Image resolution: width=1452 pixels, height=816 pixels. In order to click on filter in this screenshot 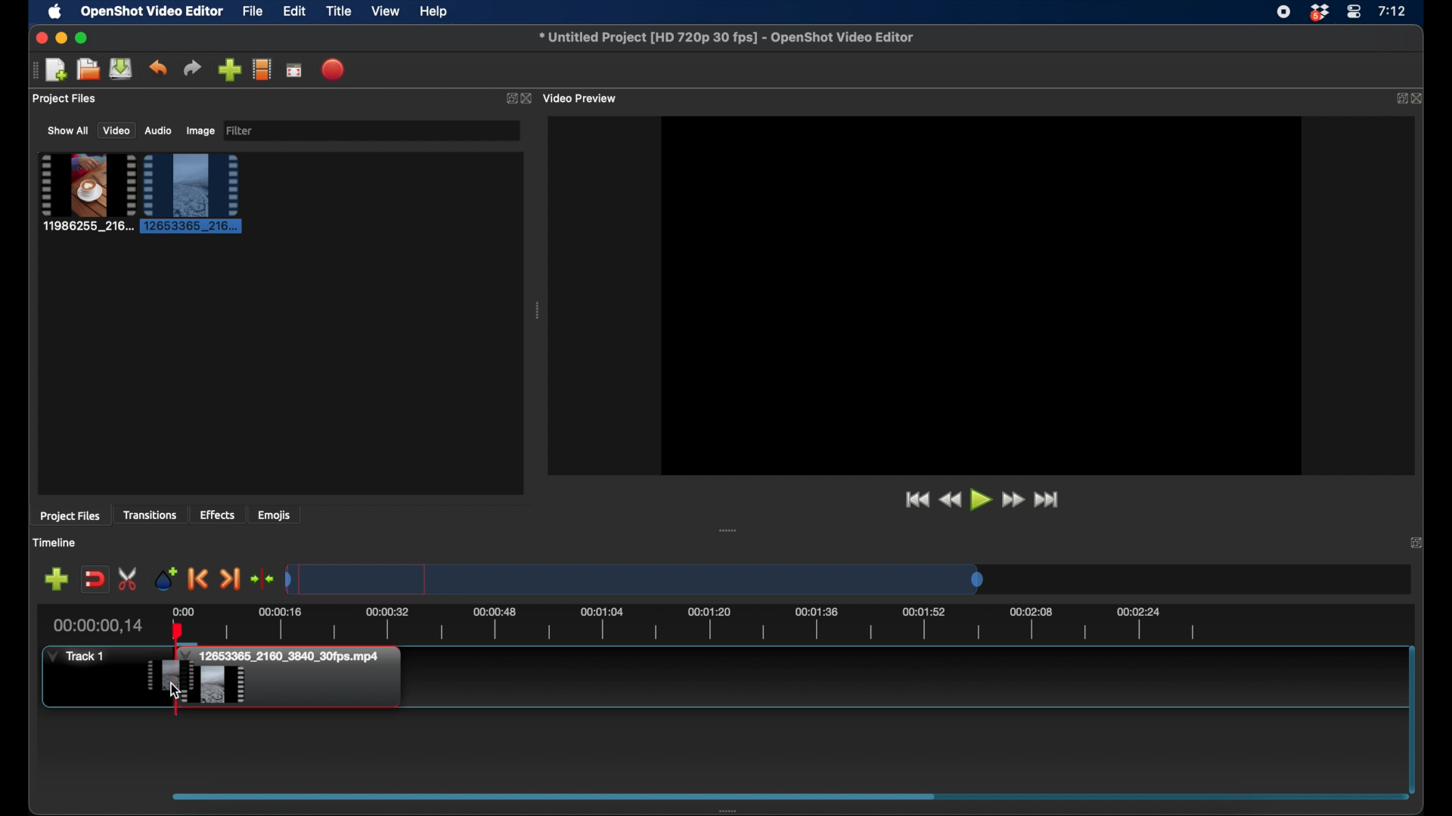, I will do `click(242, 131)`.